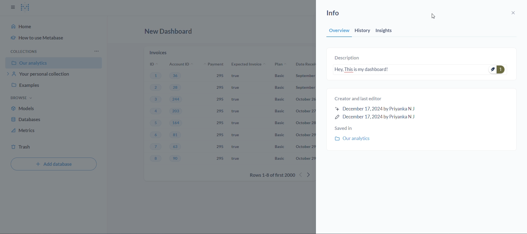  I want to click on Basic, so click(280, 147).